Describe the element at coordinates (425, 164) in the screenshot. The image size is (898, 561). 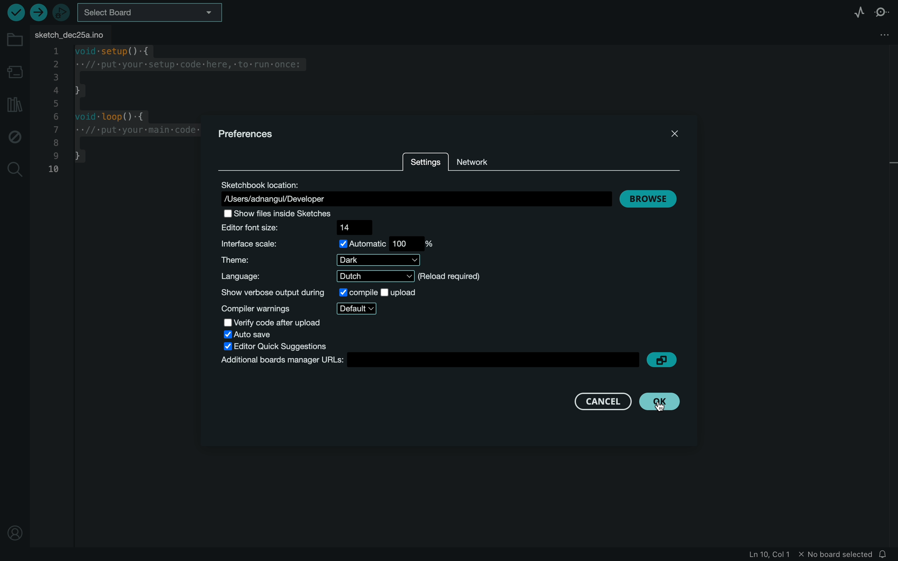
I see `settings` at that location.